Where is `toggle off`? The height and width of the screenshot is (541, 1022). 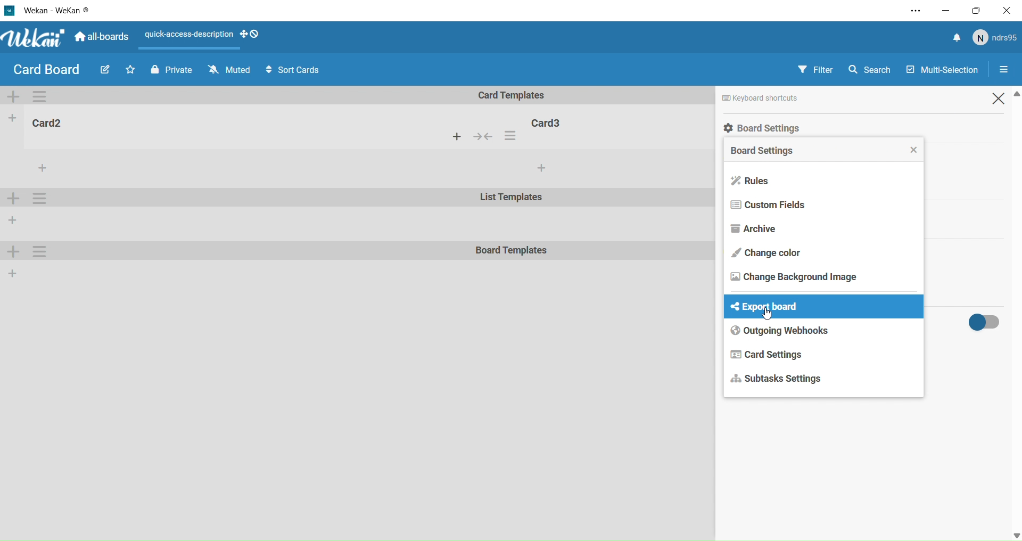 toggle off is located at coordinates (990, 322).